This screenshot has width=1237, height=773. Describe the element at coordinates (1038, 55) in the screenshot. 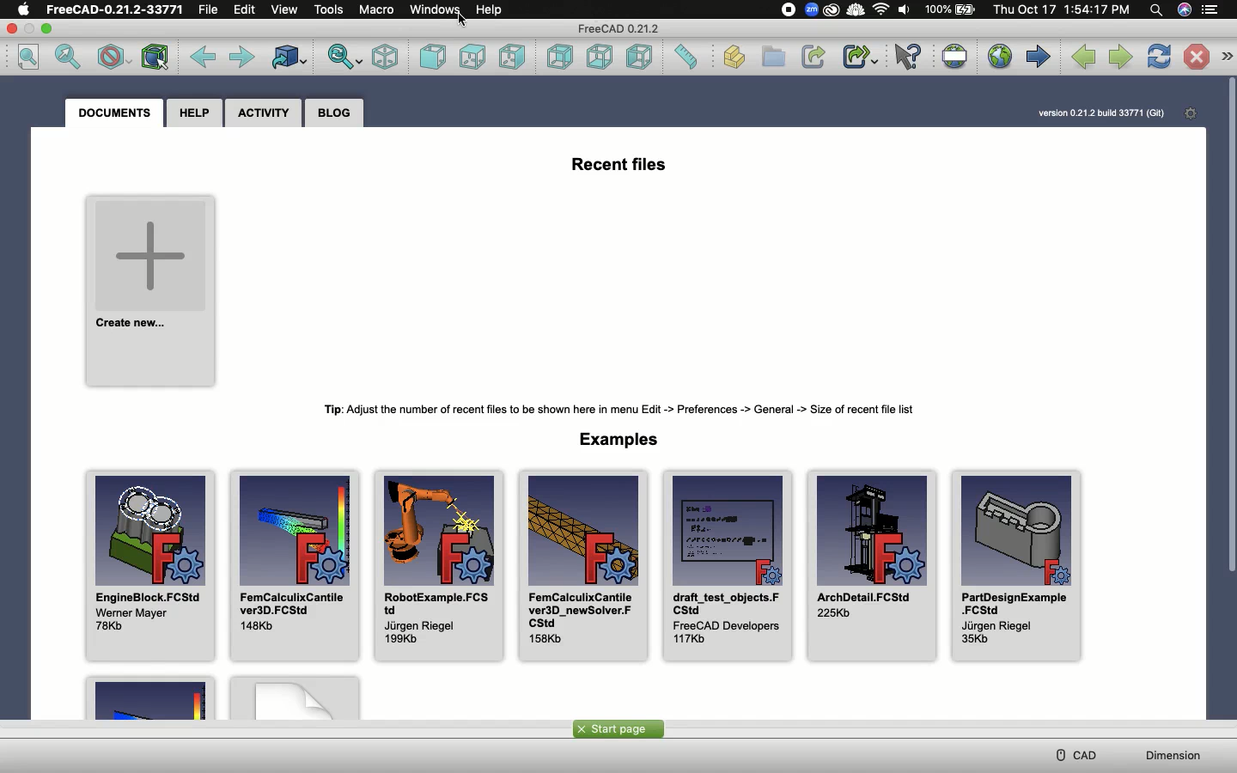

I see `Start page` at that location.